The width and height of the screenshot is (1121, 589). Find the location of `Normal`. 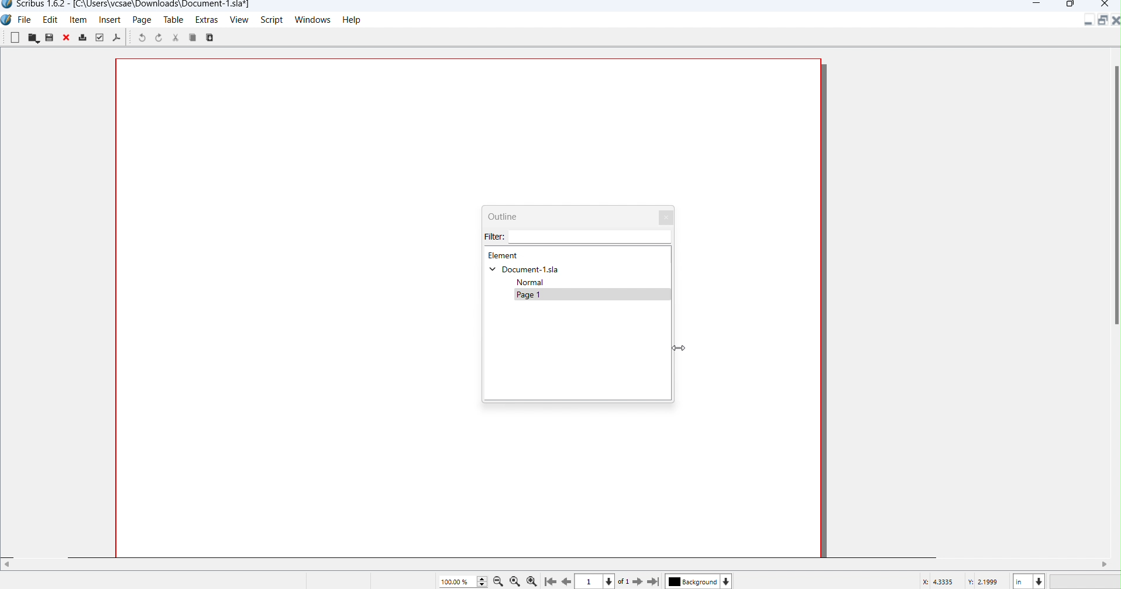

Normal is located at coordinates (539, 283).